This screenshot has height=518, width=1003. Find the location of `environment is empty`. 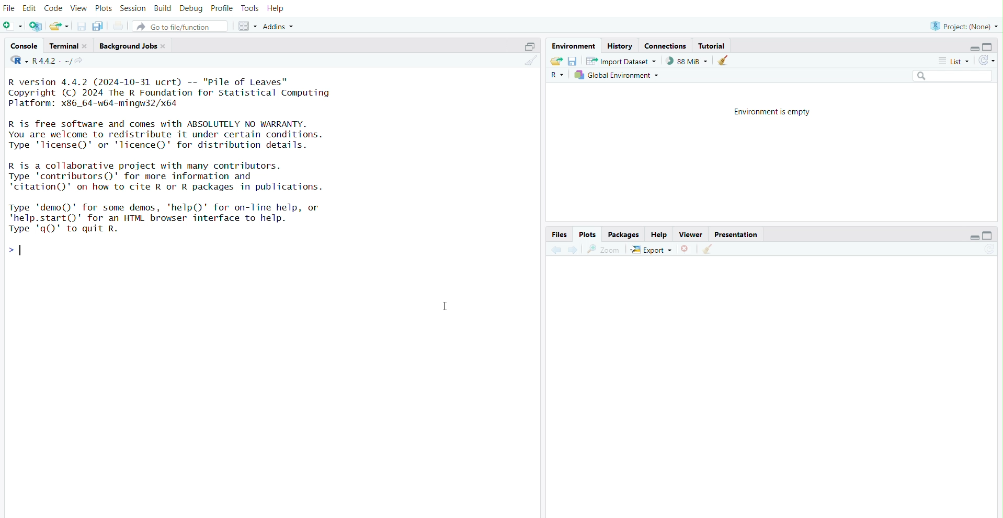

environment is empty is located at coordinates (769, 112).